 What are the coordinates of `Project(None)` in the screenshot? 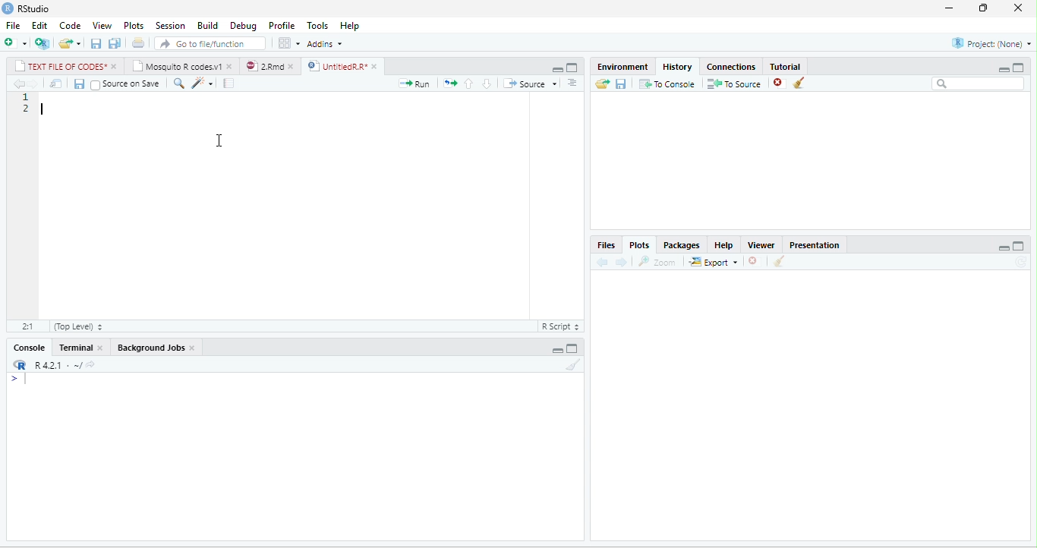 It's located at (992, 43).